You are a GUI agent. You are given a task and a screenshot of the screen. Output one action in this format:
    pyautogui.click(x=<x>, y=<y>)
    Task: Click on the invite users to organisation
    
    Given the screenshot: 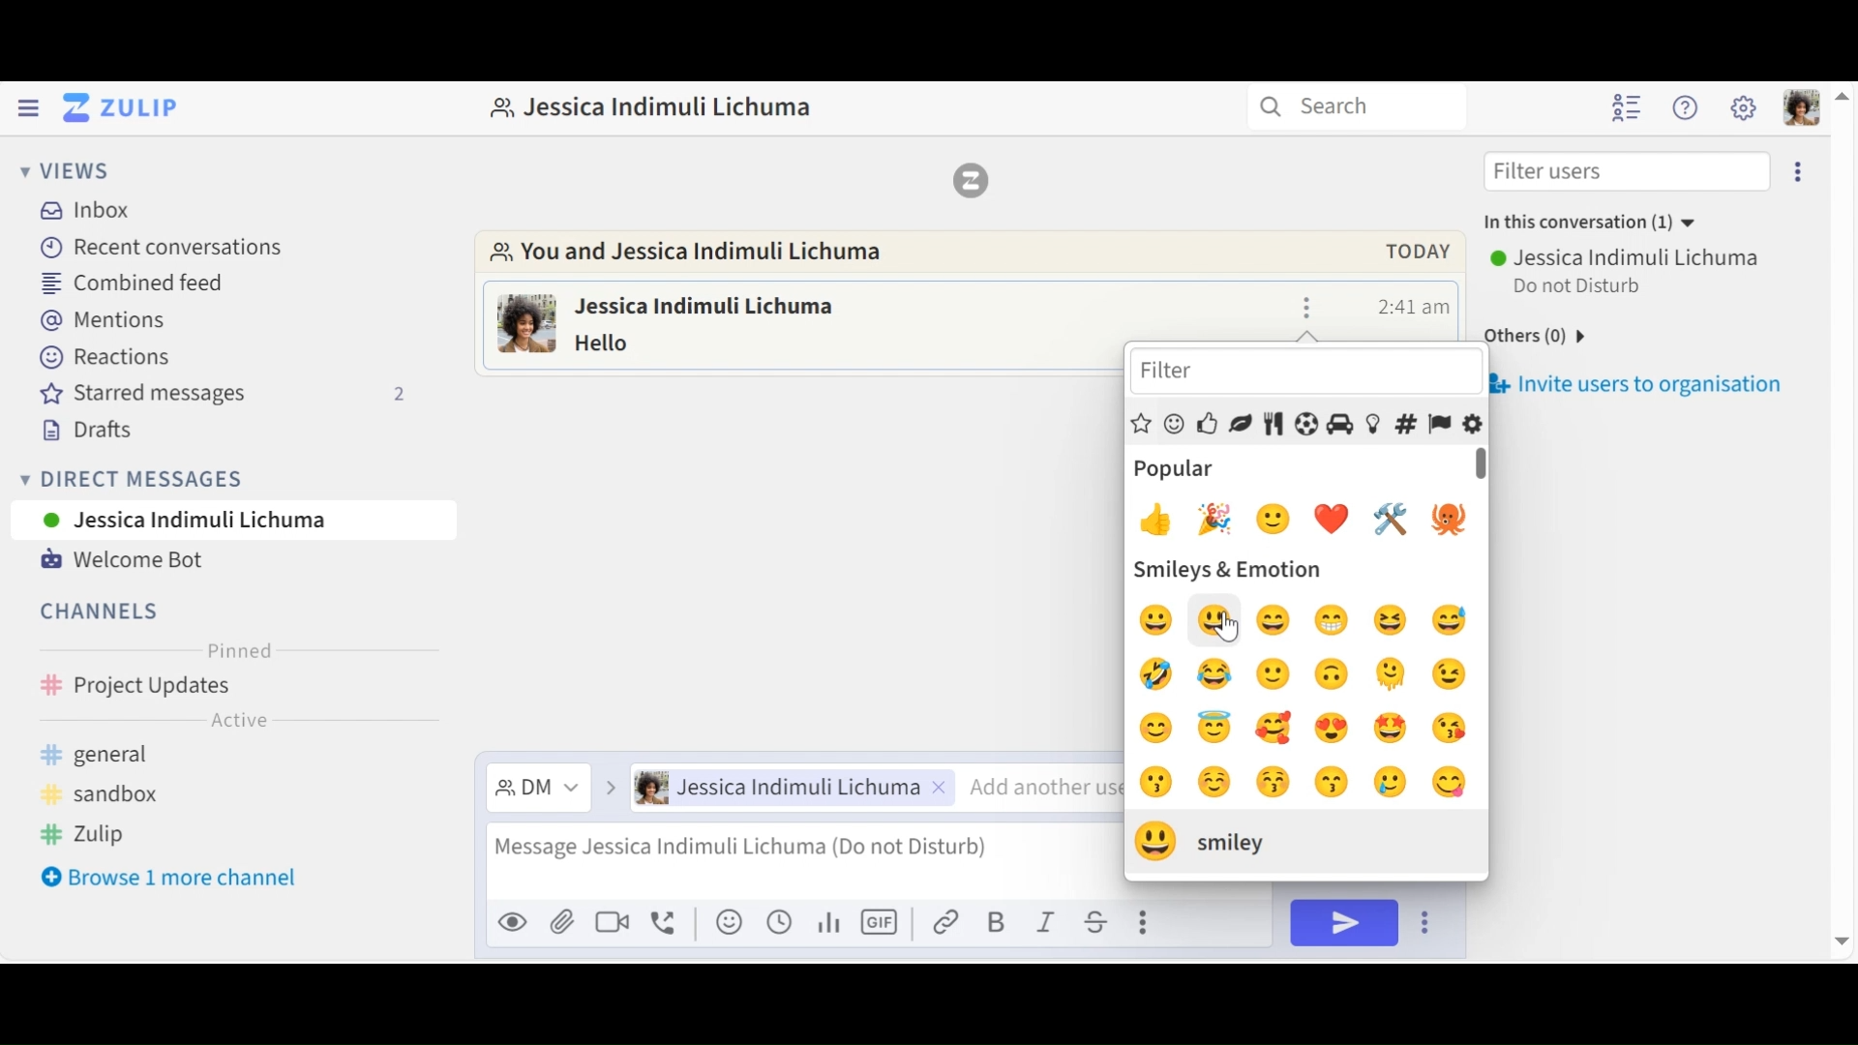 What is the action you would take?
    pyautogui.click(x=1663, y=385)
    